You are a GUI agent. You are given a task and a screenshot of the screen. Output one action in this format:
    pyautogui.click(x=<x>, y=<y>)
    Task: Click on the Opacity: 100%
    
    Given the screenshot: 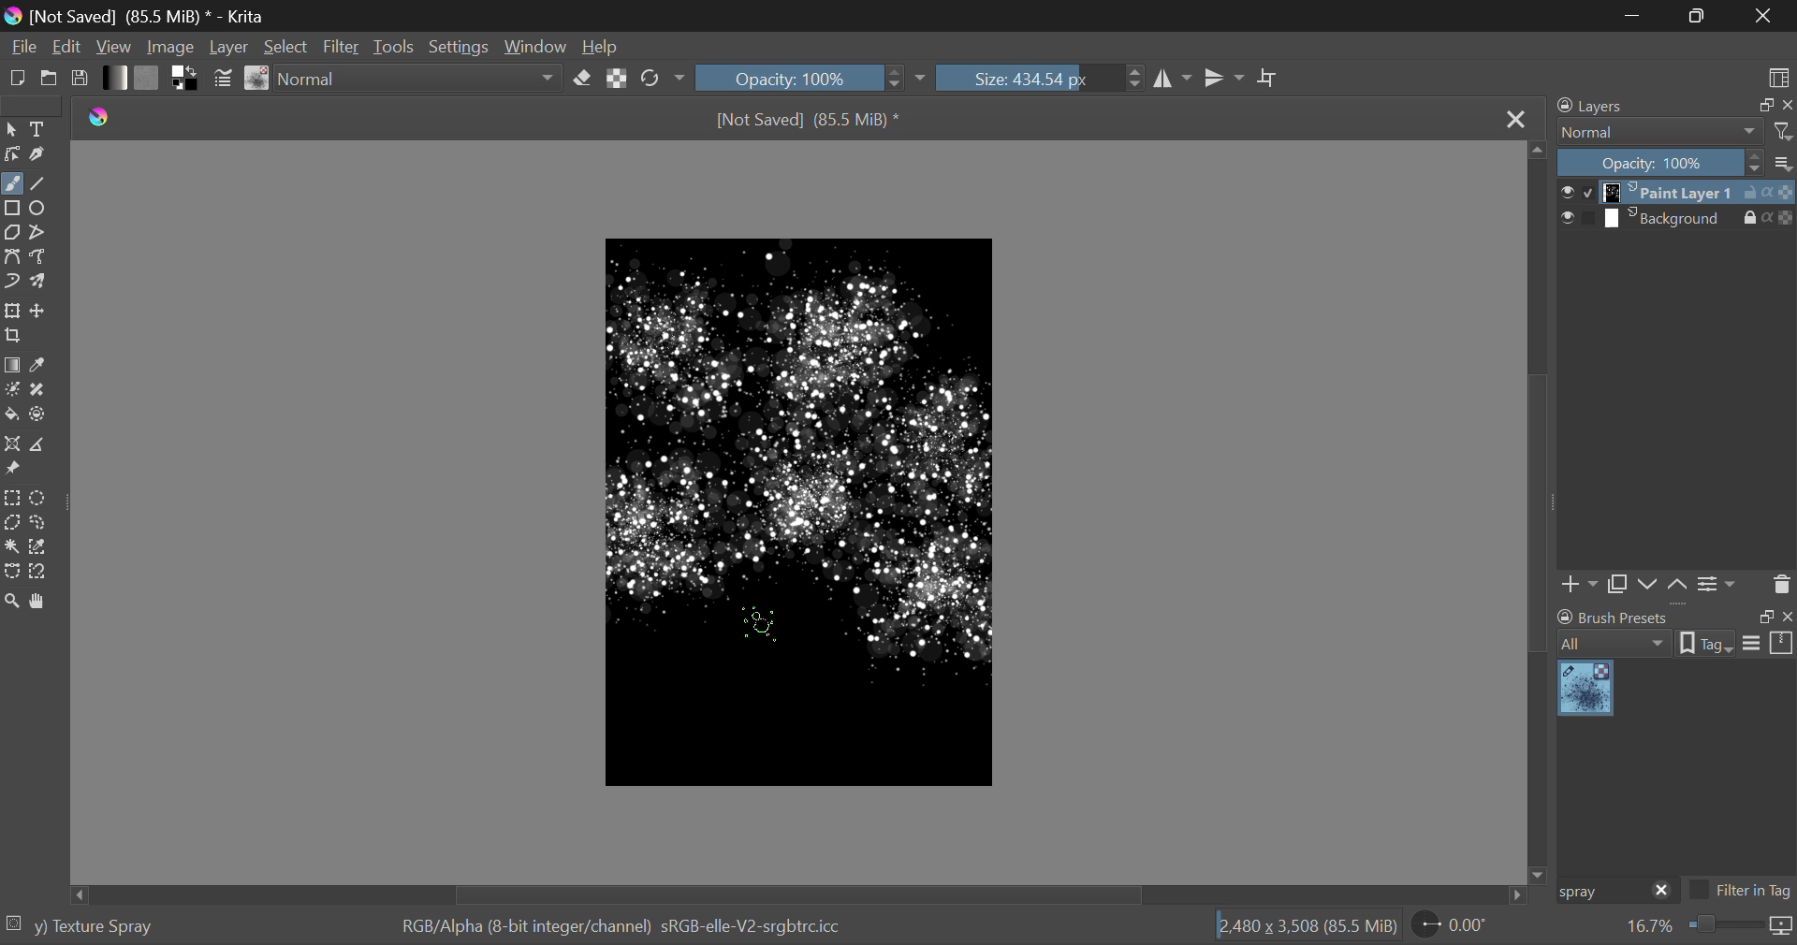 What is the action you would take?
    pyautogui.click(x=1660, y=164)
    